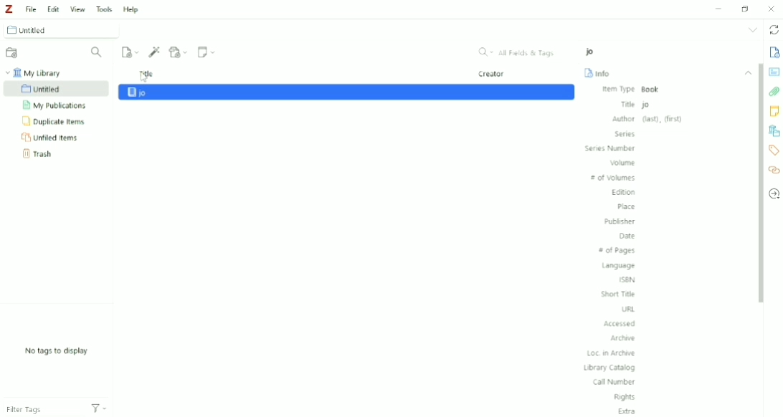  Describe the element at coordinates (626, 397) in the screenshot. I see `Rights` at that location.